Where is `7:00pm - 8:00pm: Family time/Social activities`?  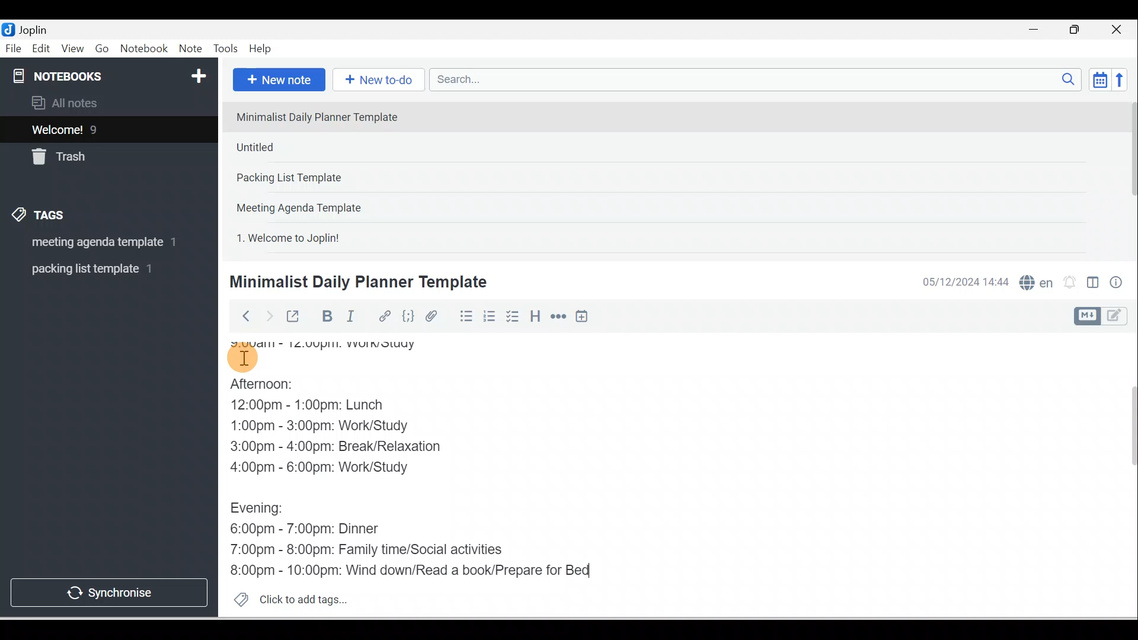 7:00pm - 8:00pm: Family time/Social activities is located at coordinates (375, 550).